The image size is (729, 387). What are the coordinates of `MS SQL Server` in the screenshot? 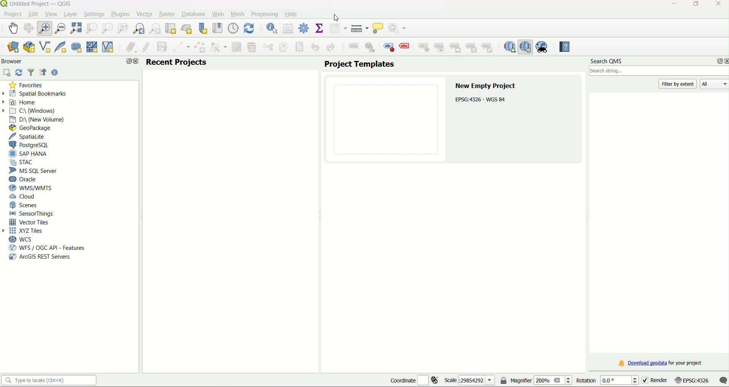 It's located at (34, 171).